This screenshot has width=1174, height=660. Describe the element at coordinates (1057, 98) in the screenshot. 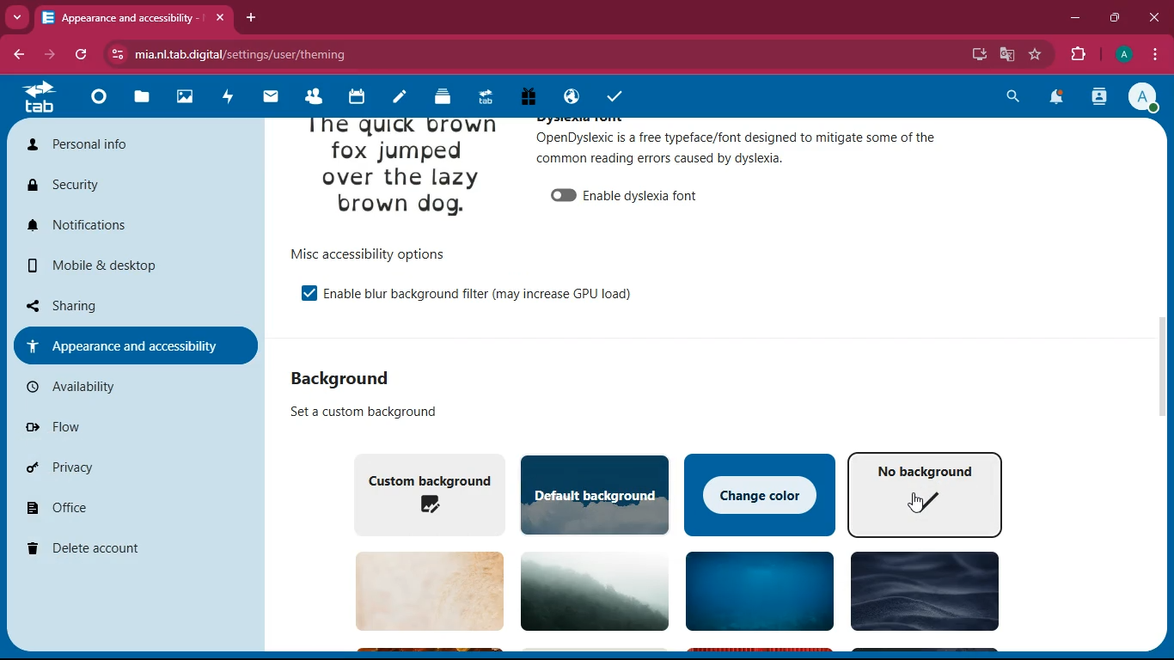

I see `notifications` at that location.